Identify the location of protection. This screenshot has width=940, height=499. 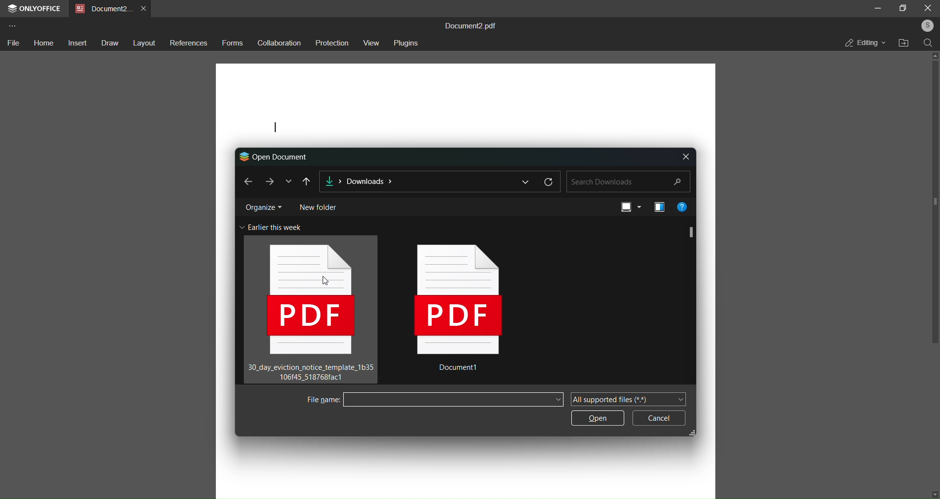
(331, 43).